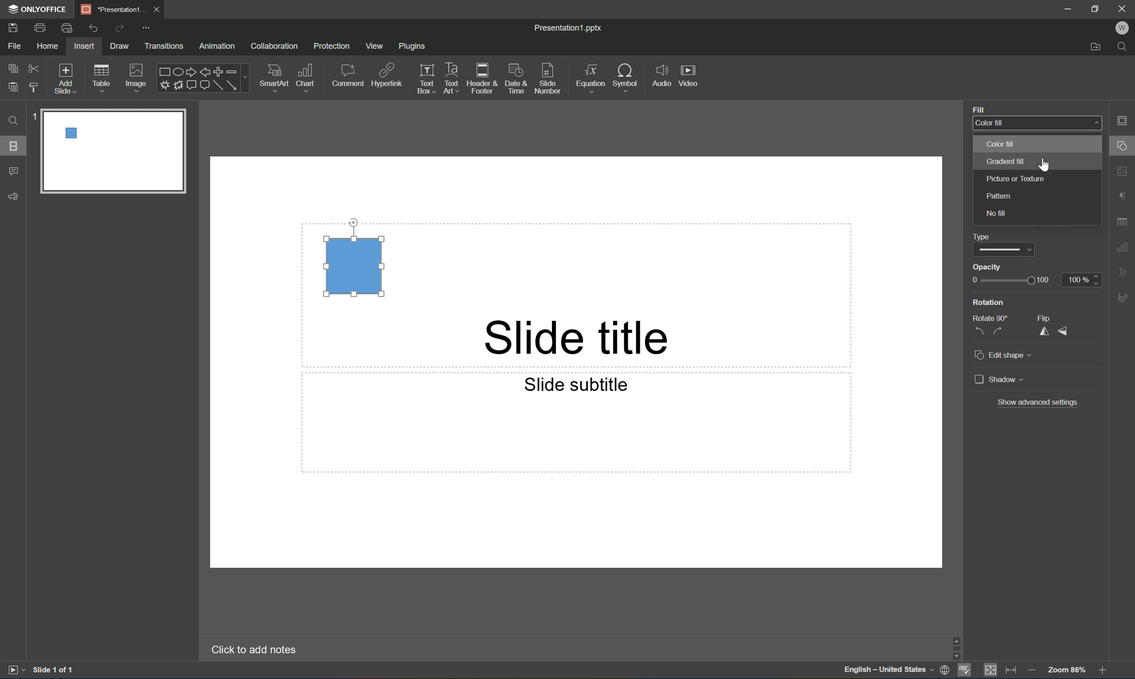 This screenshot has height=679, width=1135. What do you see at coordinates (1103, 637) in the screenshot?
I see `Scroll Up` at bounding box center [1103, 637].